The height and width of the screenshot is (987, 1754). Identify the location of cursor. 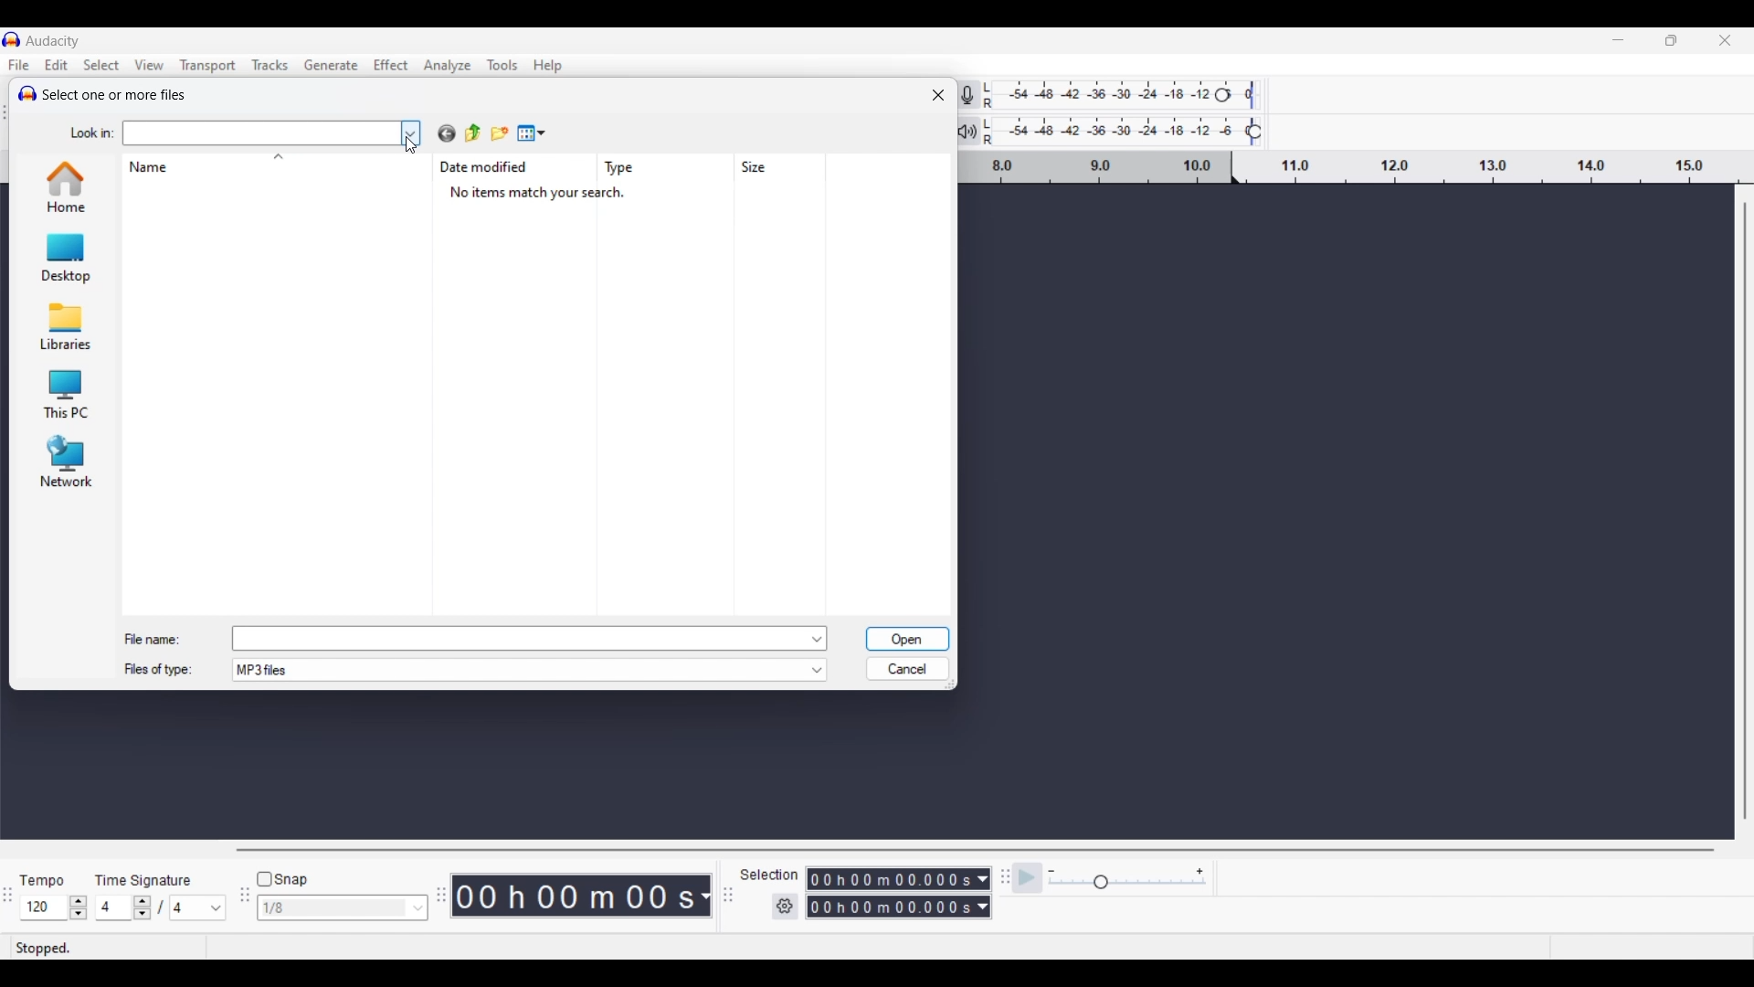
(416, 151).